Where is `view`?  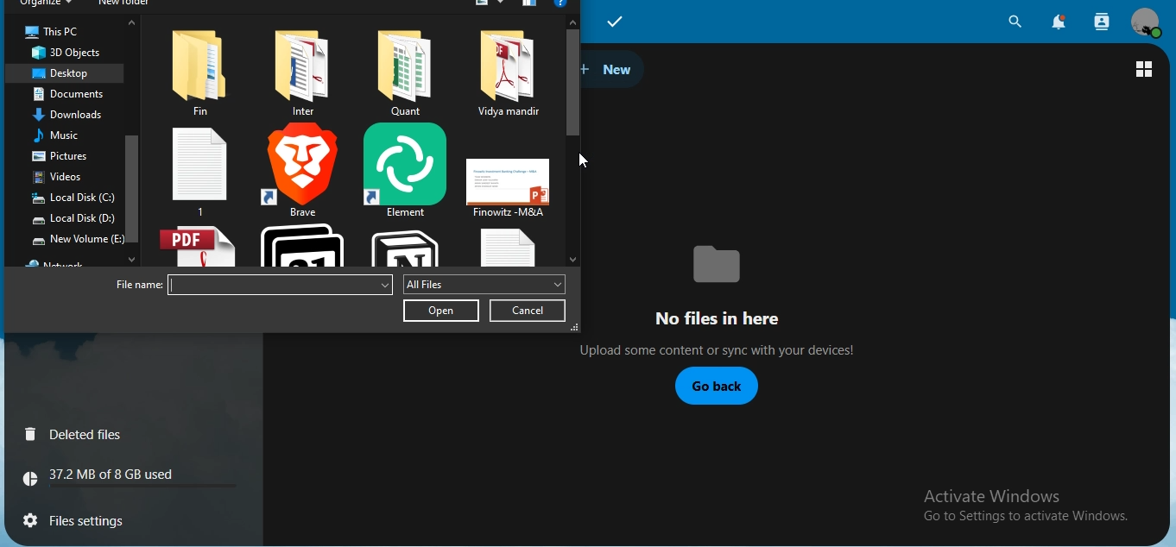 view is located at coordinates (1146, 69).